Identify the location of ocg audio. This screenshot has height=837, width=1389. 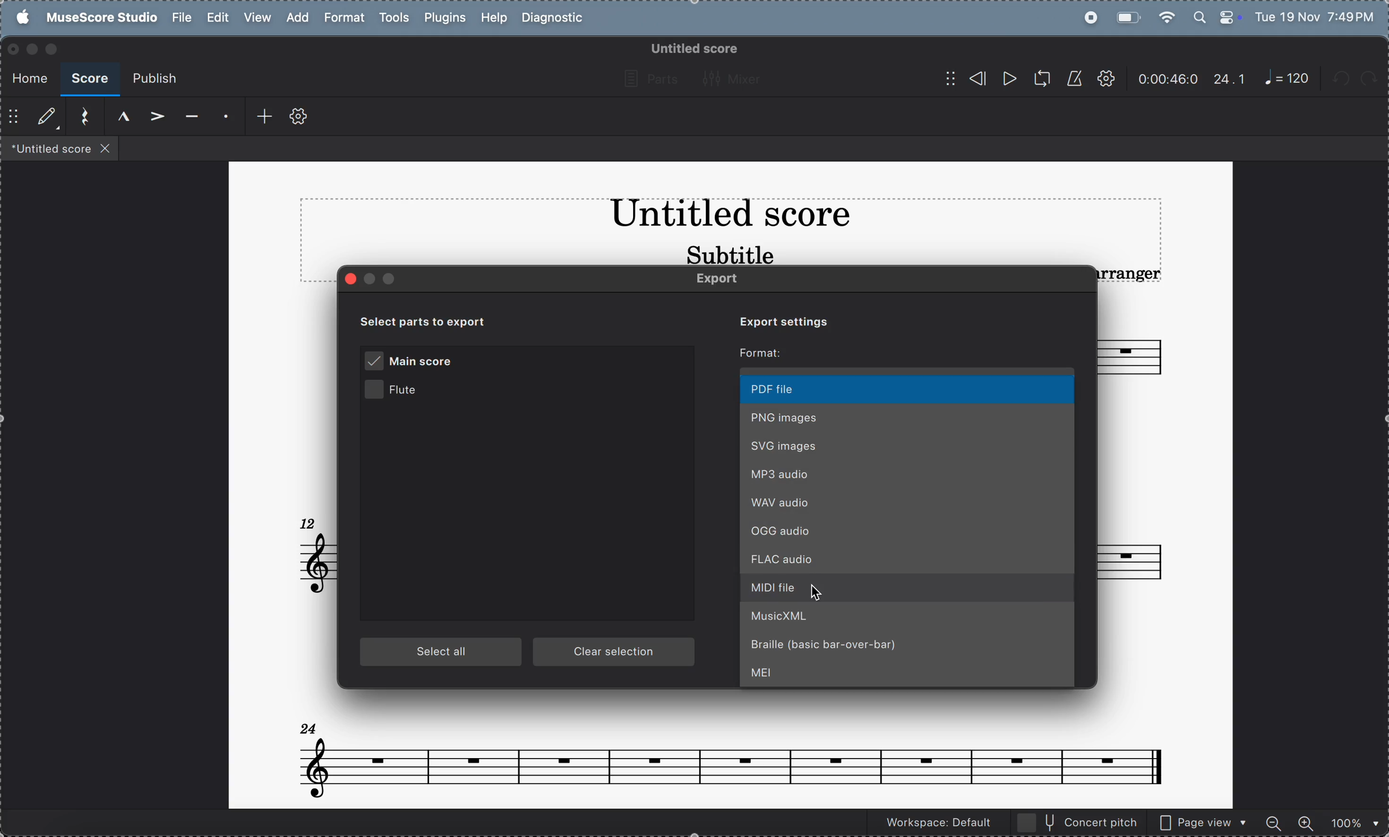
(909, 533).